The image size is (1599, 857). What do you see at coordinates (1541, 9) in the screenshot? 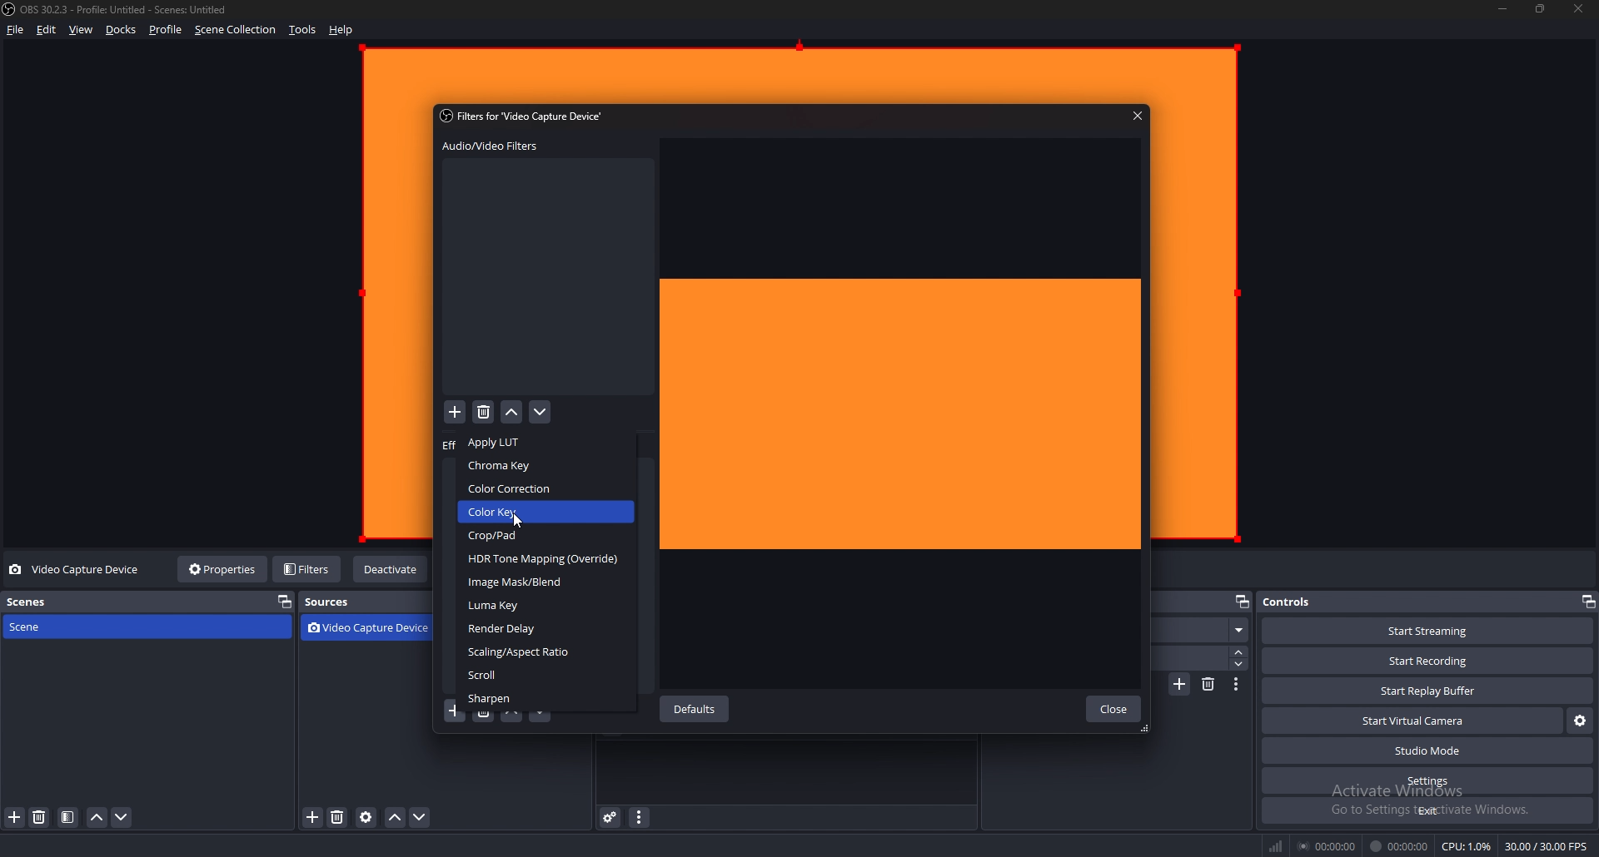
I see `resize` at bounding box center [1541, 9].